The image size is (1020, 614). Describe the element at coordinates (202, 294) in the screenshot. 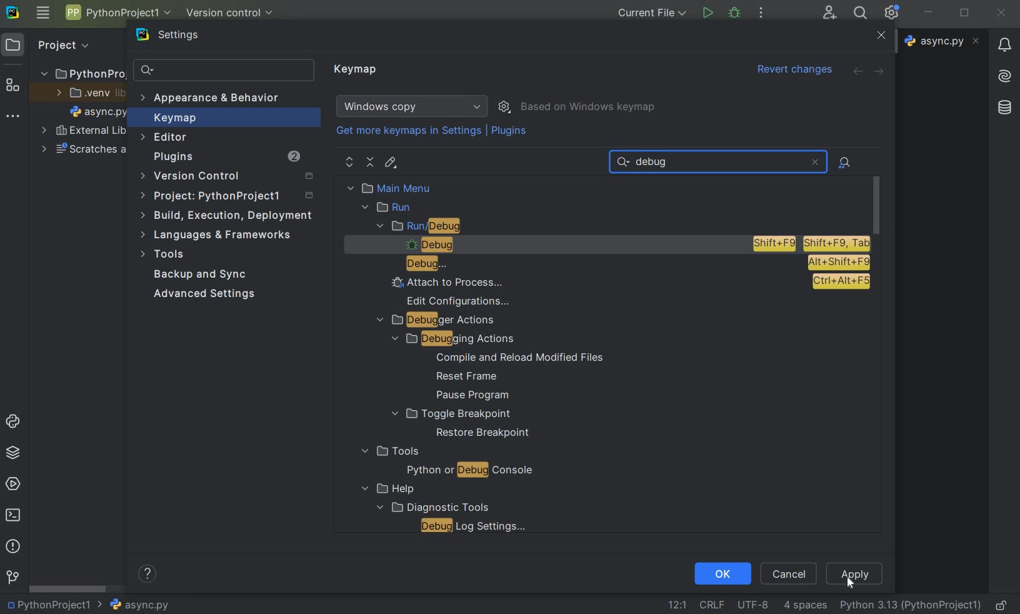

I see `advanced settings` at that location.